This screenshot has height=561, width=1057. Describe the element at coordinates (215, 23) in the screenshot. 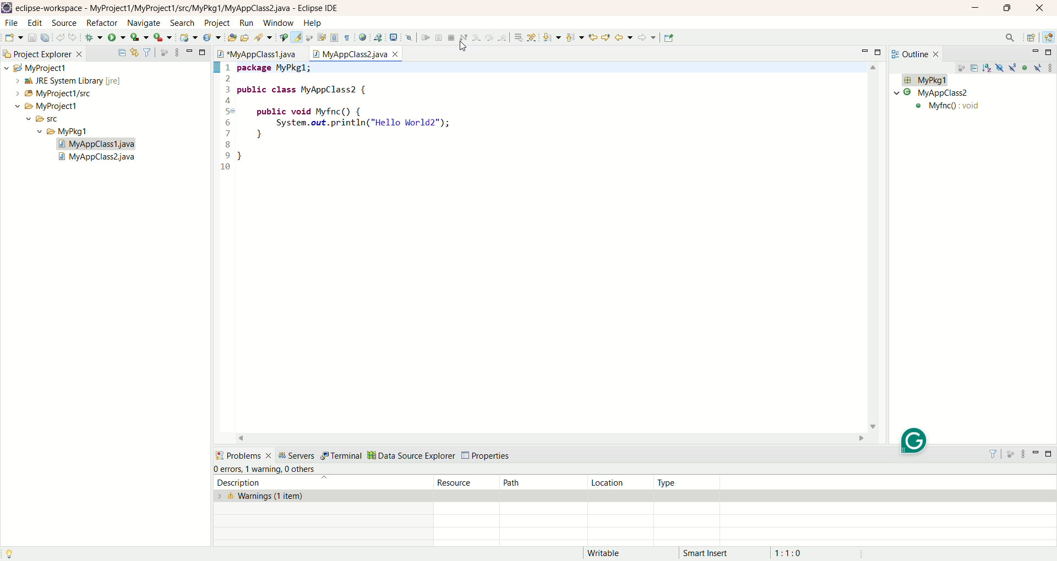

I see `project` at that location.